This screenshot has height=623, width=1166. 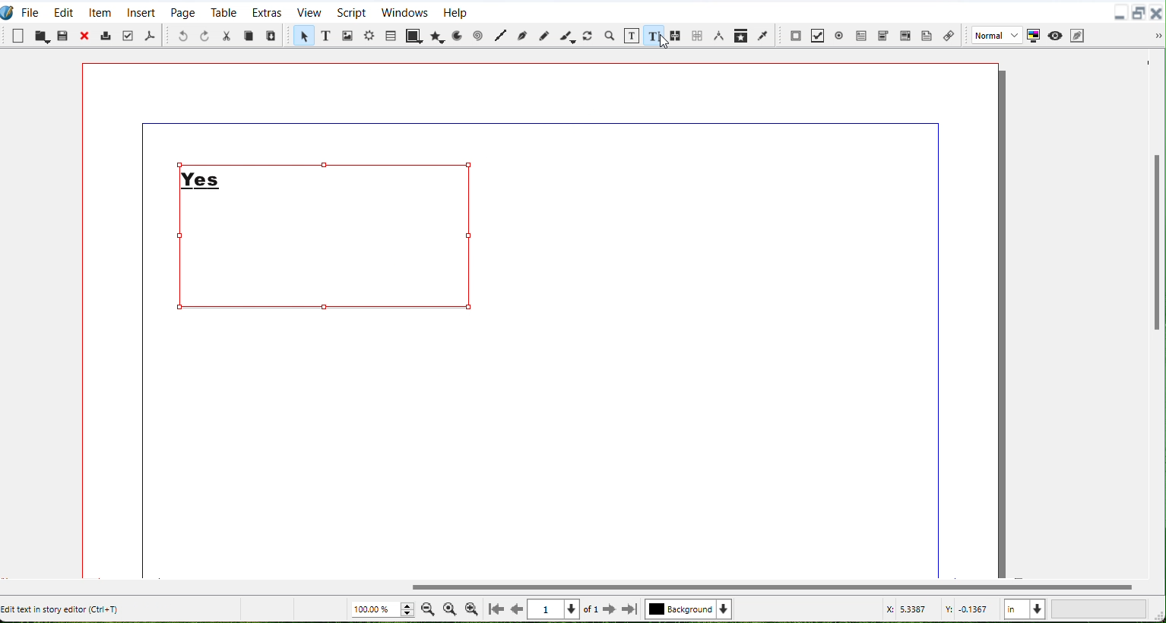 I want to click on Link Text Frame, so click(x=676, y=34).